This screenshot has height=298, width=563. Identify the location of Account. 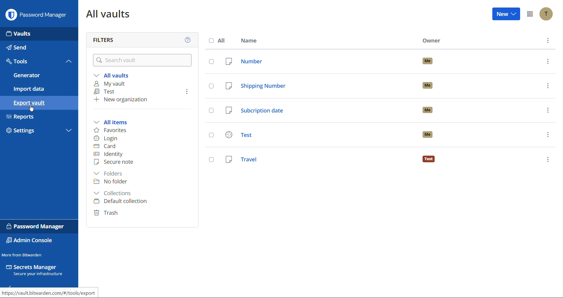
(545, 14).